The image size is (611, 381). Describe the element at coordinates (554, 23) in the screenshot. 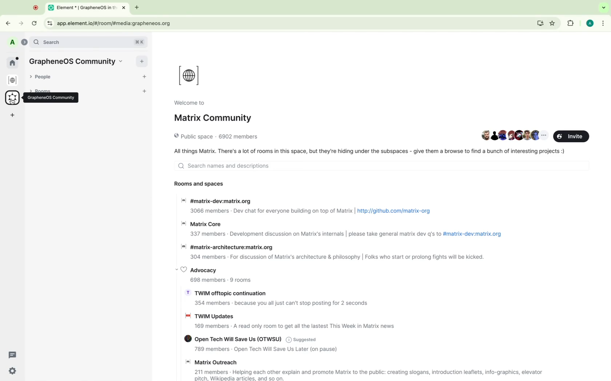

I see `favorites` at that location.